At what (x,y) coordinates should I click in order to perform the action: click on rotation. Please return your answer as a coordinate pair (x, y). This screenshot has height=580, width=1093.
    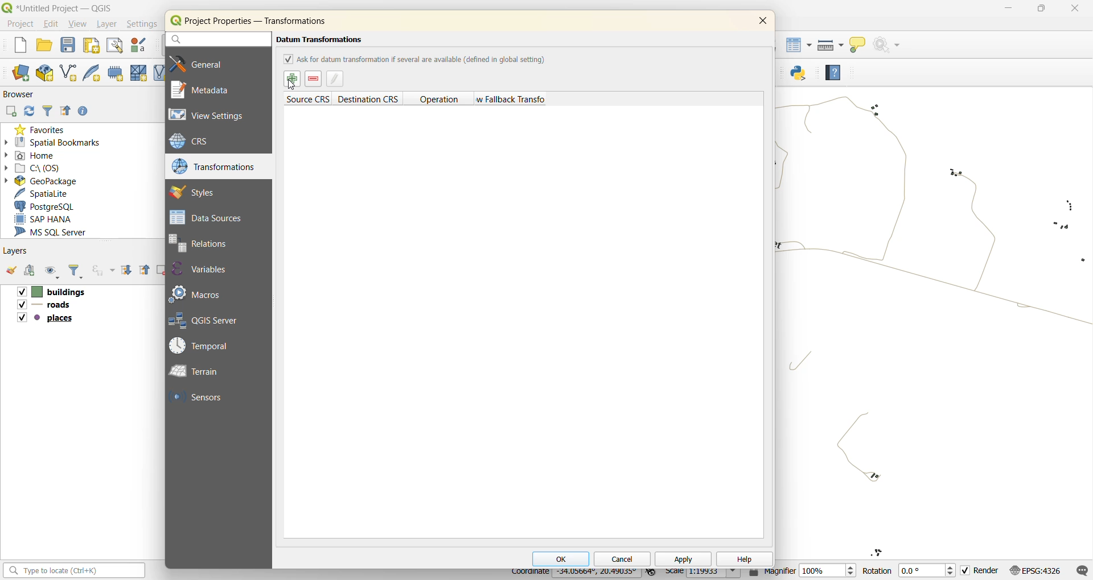
    Looking at the image, I should click on (909, 570).